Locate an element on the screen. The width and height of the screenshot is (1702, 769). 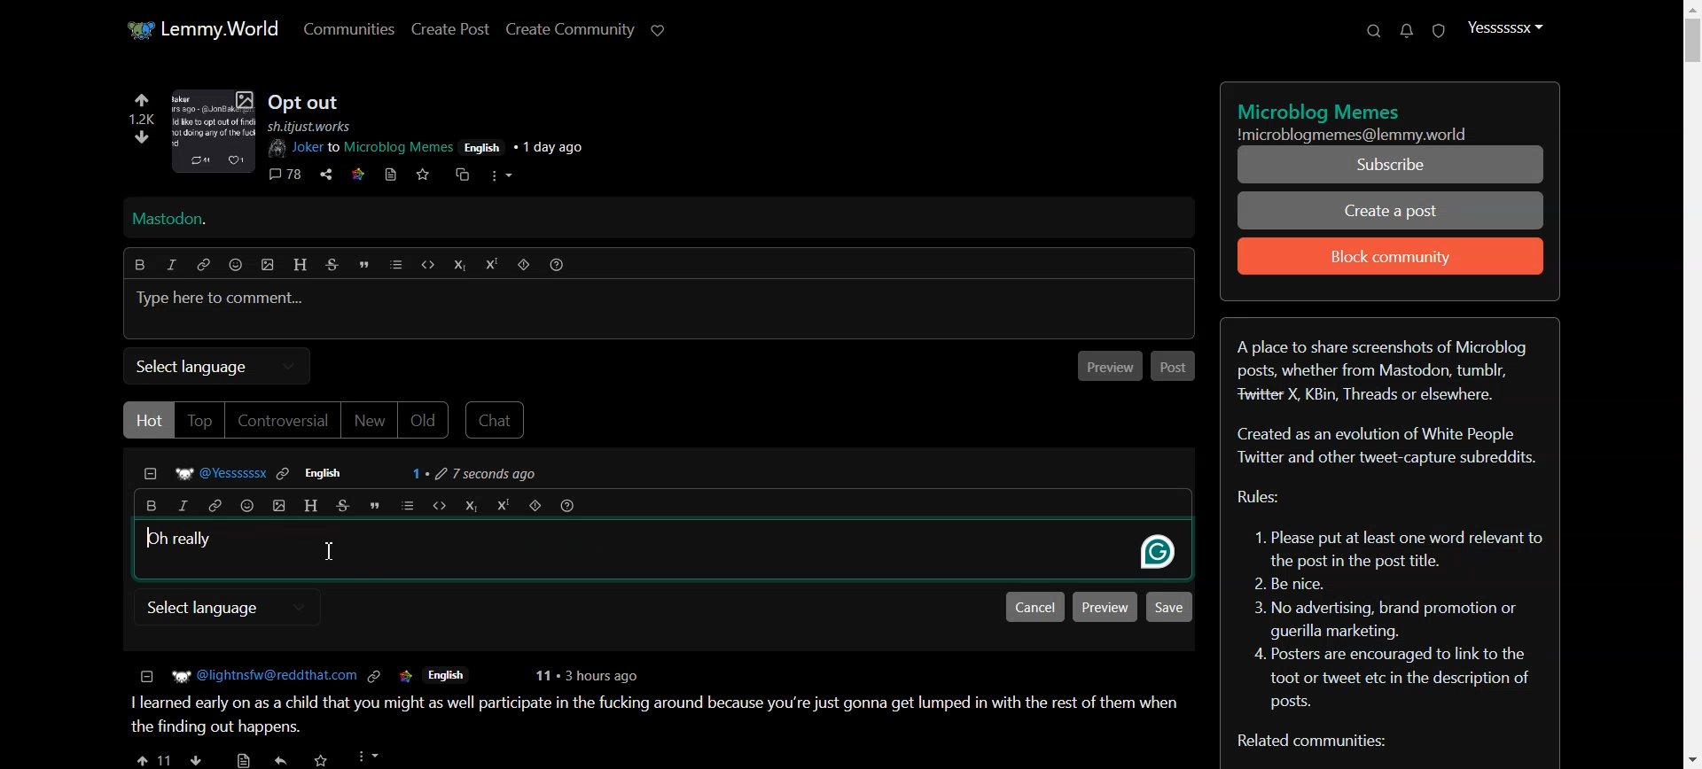
Vertical Scroll bar is located at coordinates (1690, 384).